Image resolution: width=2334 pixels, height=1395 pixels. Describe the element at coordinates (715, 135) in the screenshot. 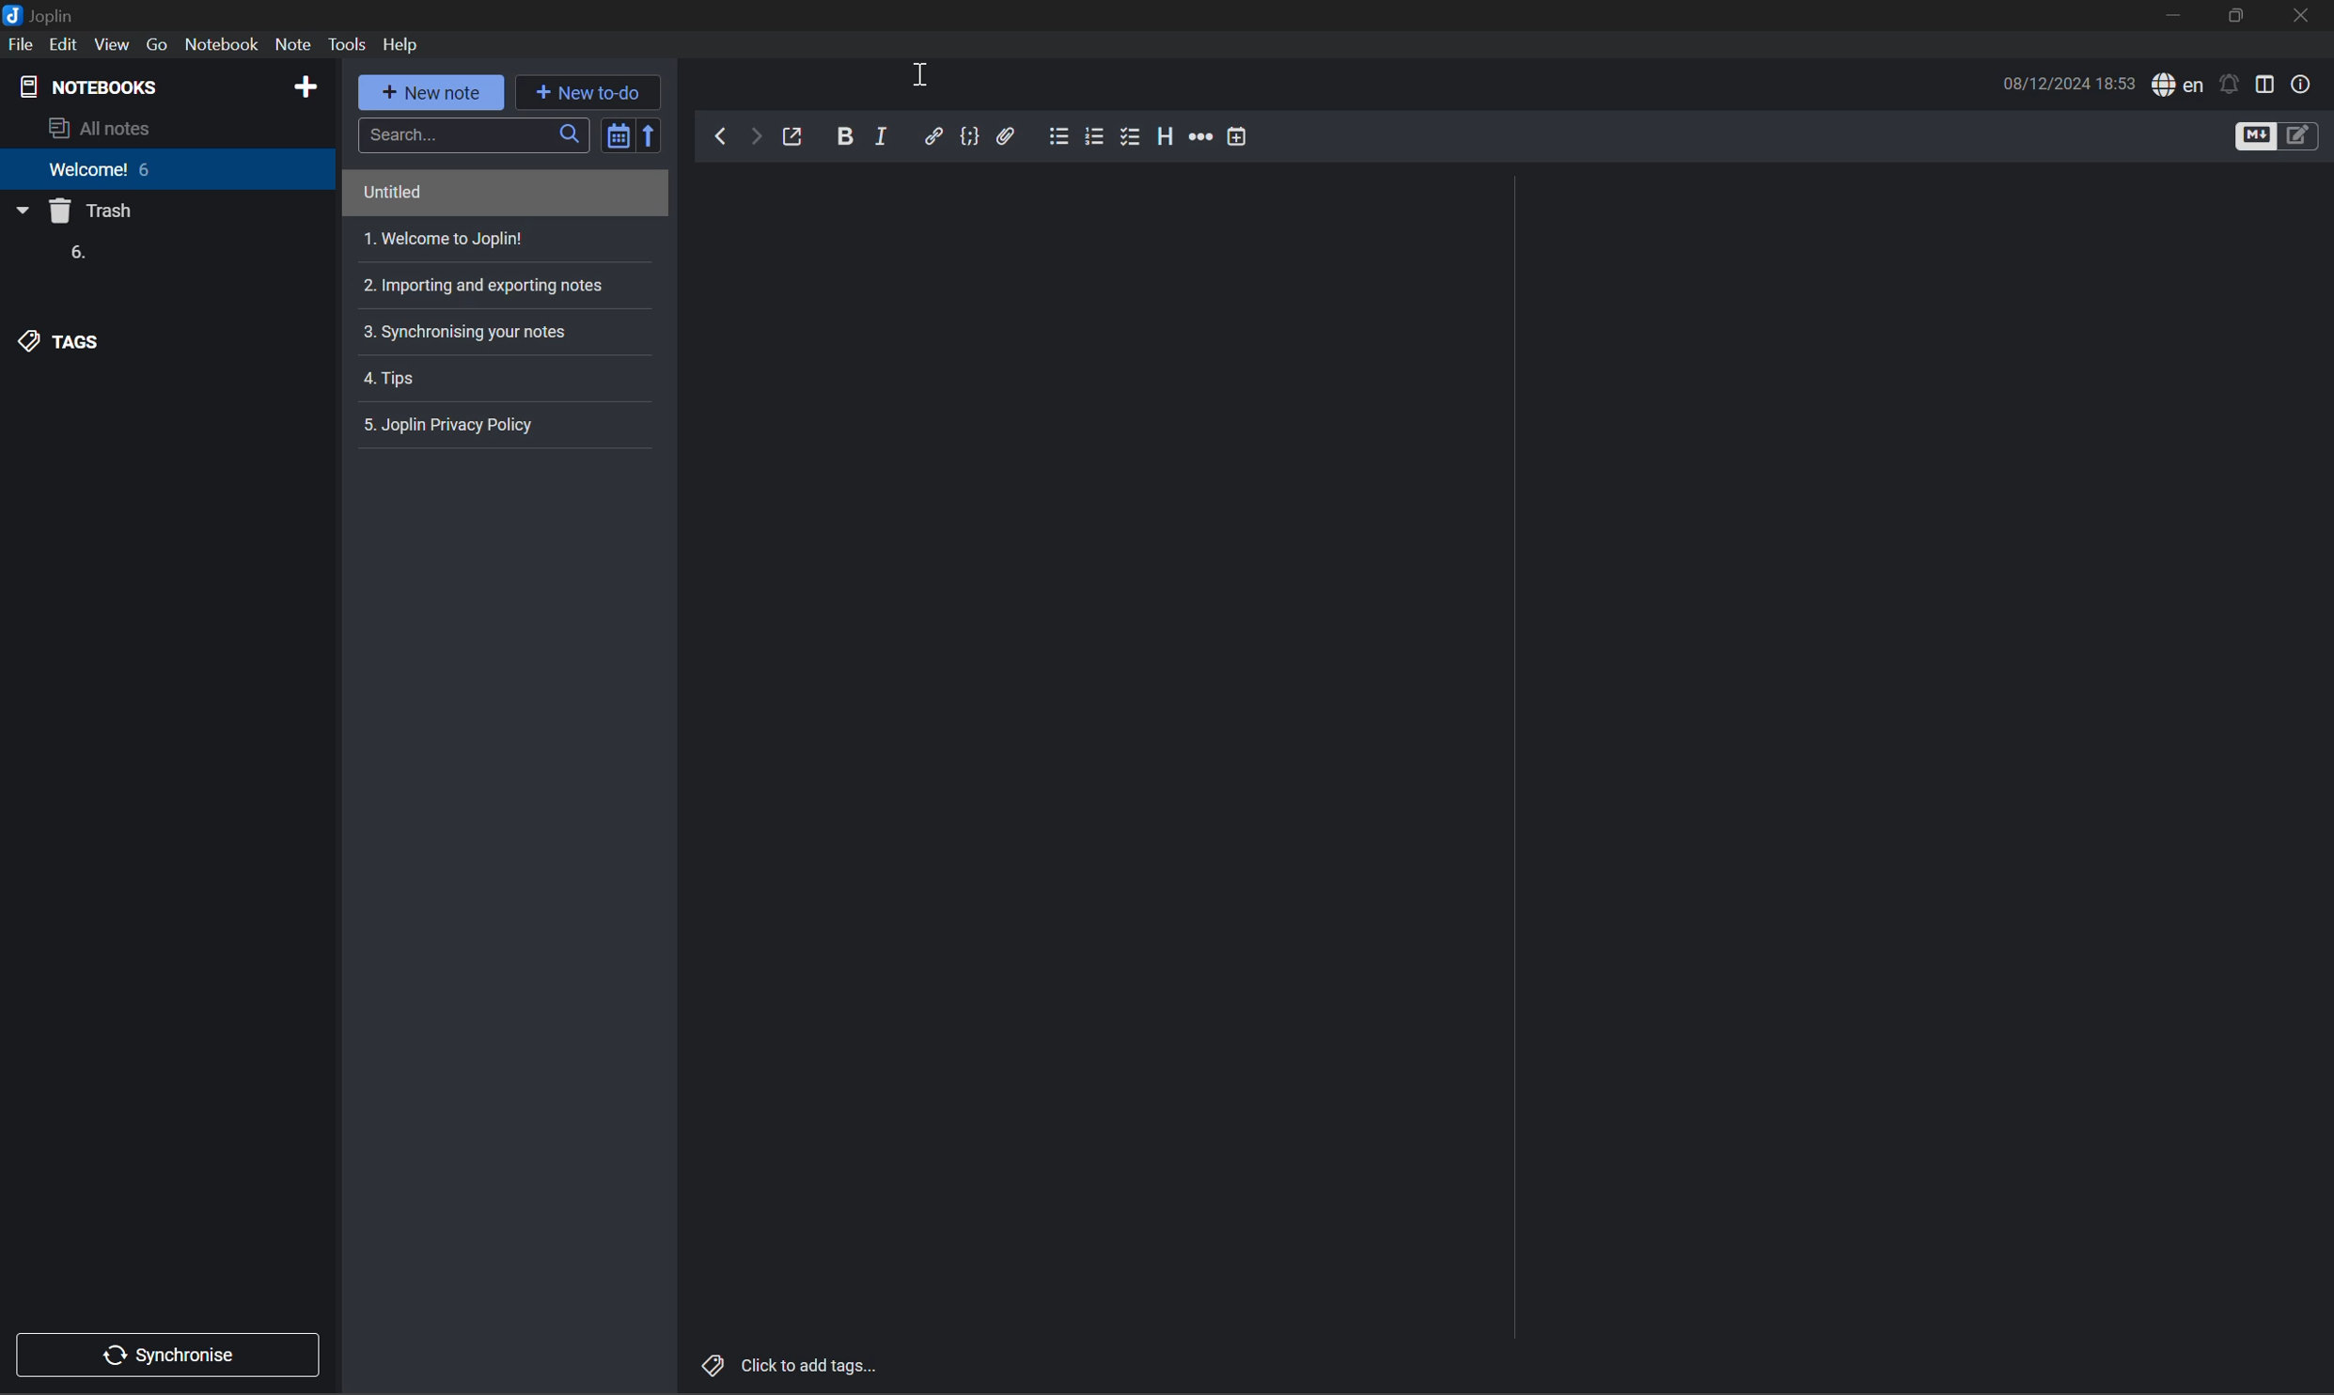

I see `Back` at that location.